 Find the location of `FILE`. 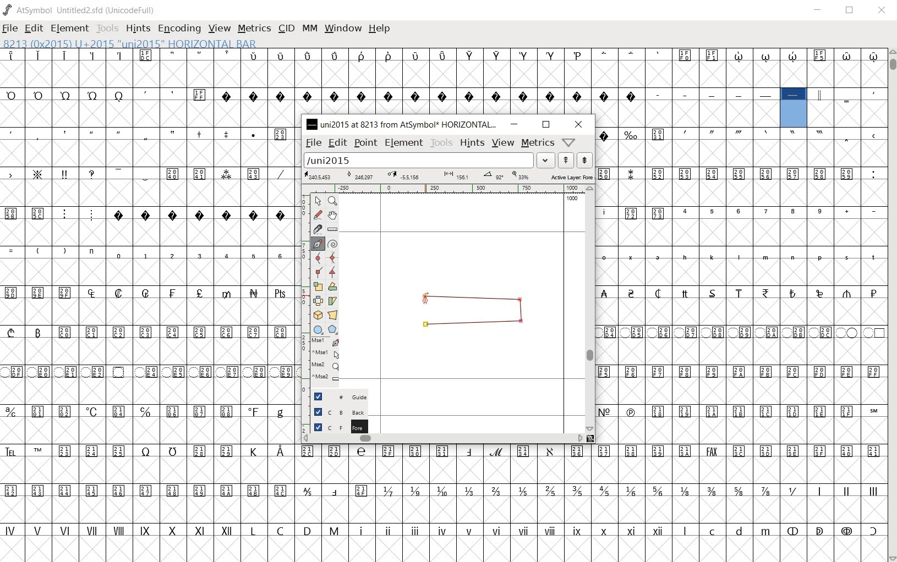

FILE is located at coordinates (12, 27).